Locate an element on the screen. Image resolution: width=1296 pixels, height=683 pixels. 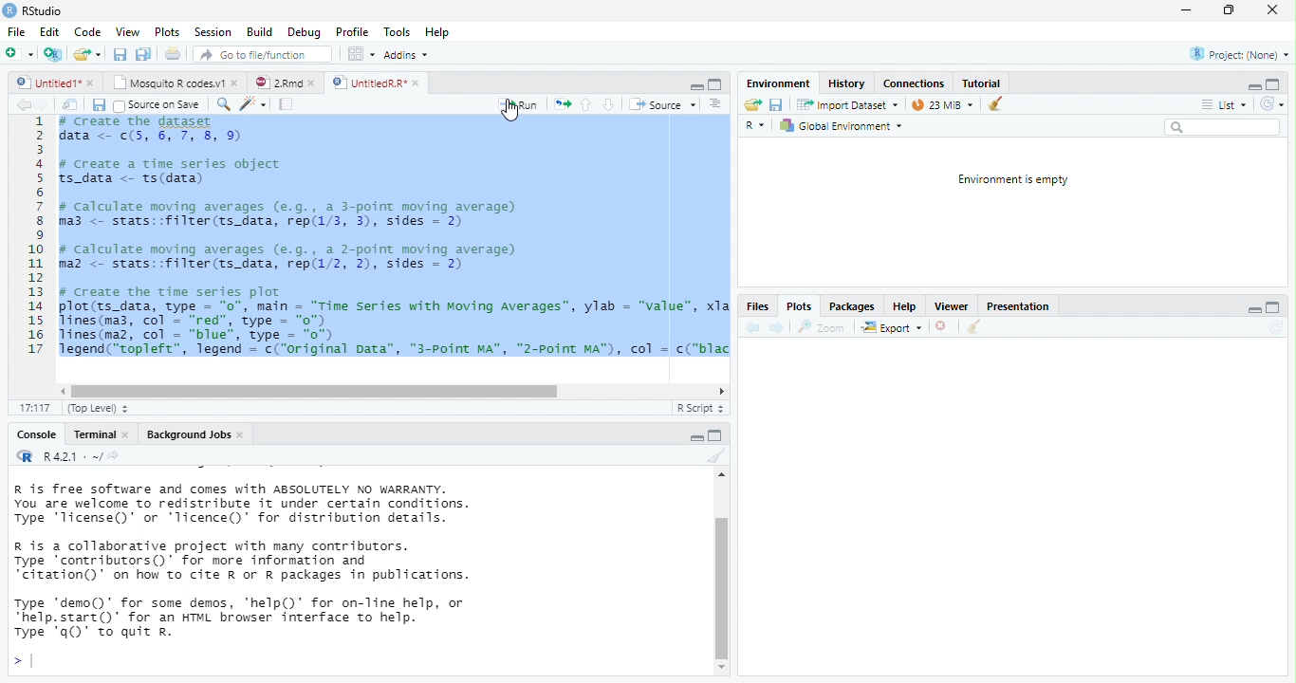
scrollbar left is located at coordinates (60, 391).